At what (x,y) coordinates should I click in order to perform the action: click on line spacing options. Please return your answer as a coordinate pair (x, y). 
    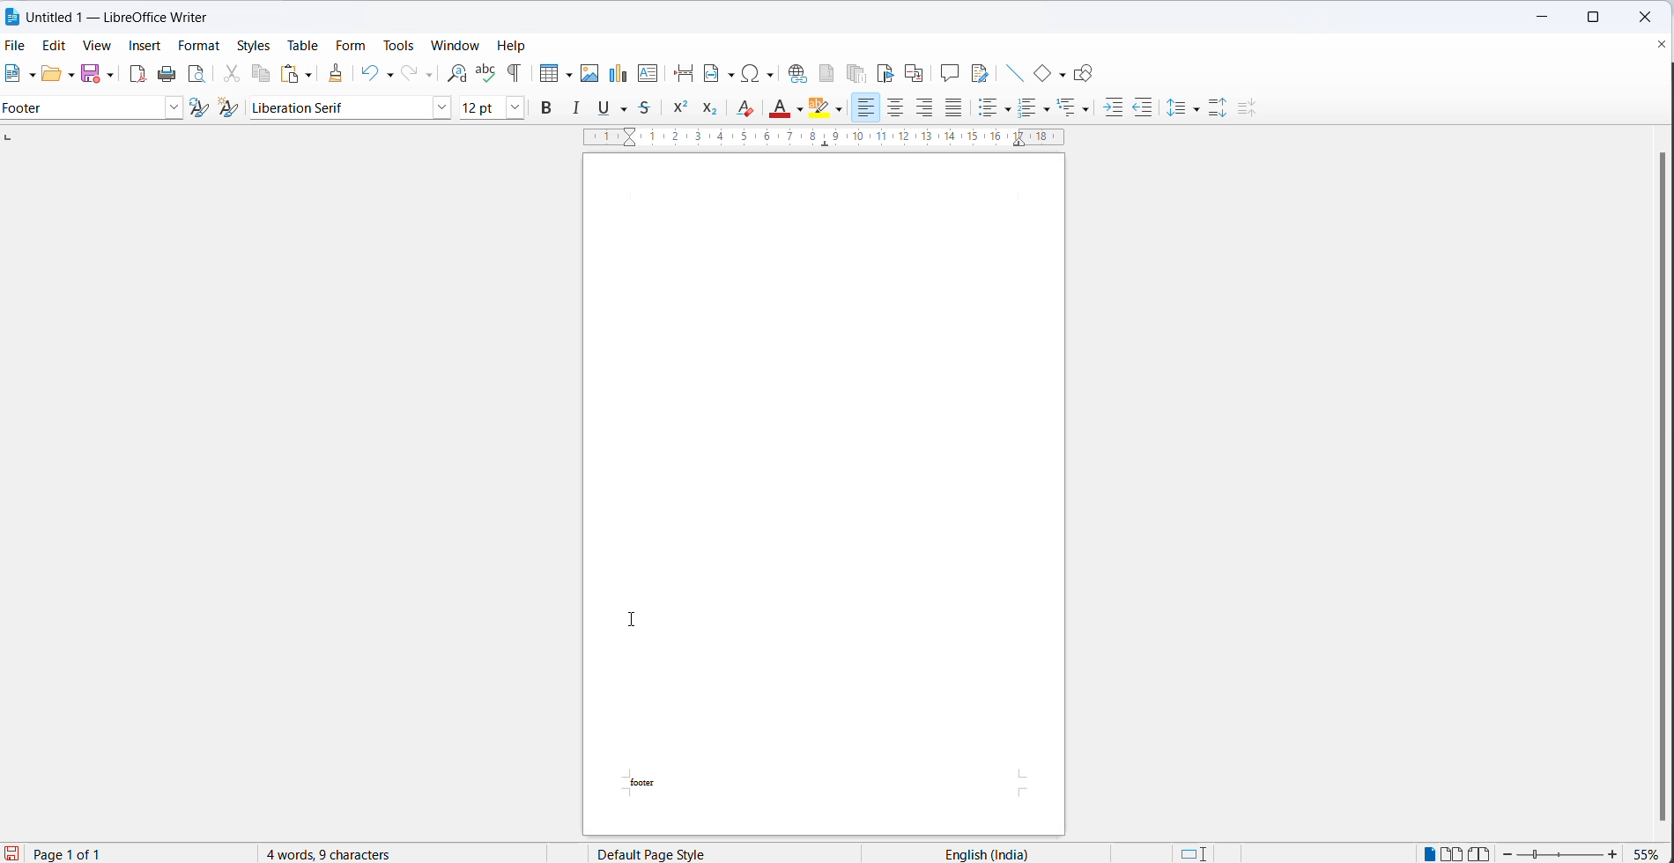
    Looking at the image, I should click on (1193, 110).